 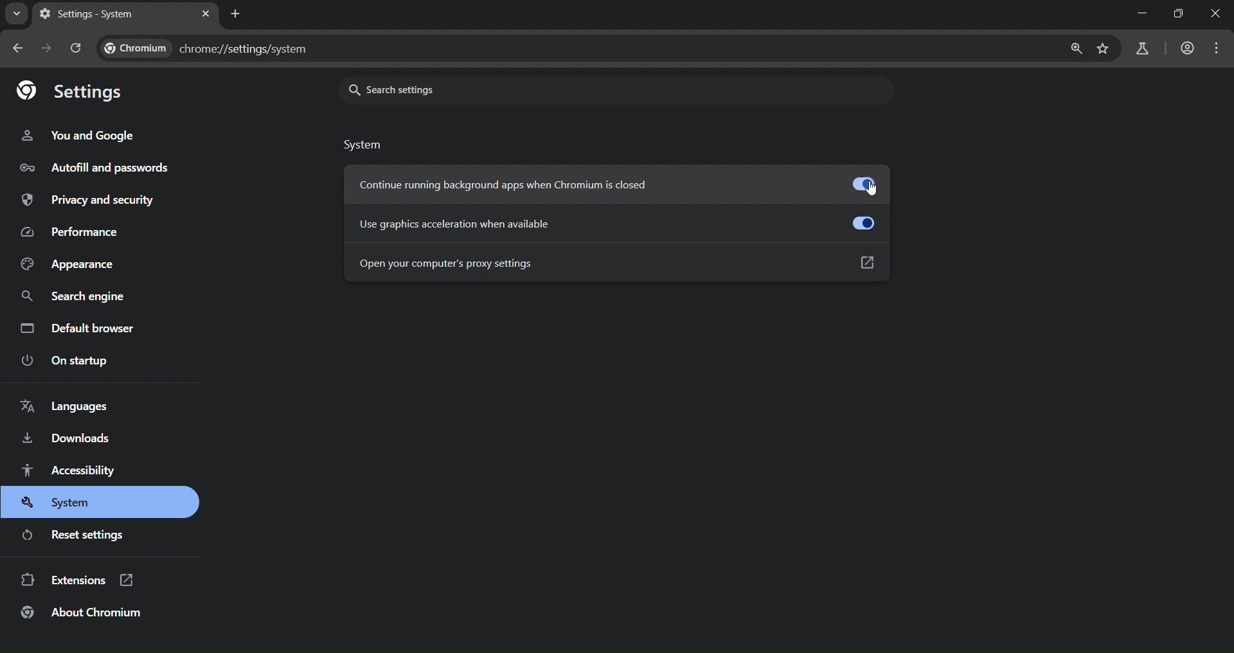 I want to click on use acceleration when available, so click(x=616, y=222).